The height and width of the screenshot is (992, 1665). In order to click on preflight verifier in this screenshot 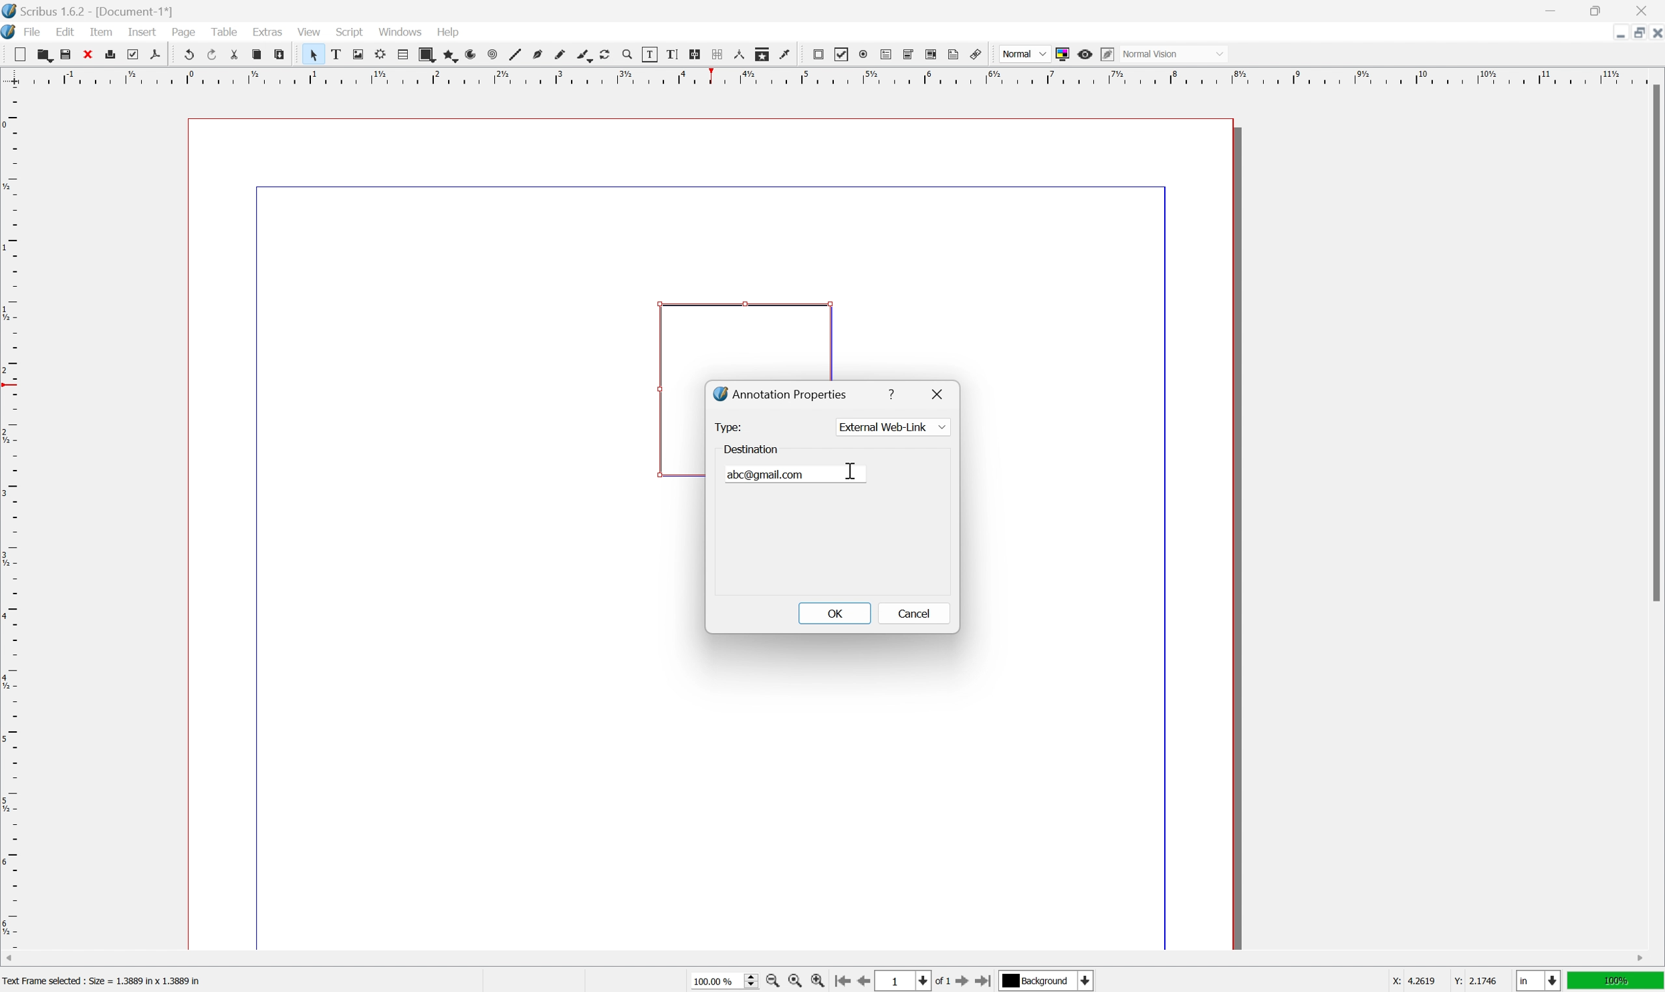, I will do `click(133, 54)`.